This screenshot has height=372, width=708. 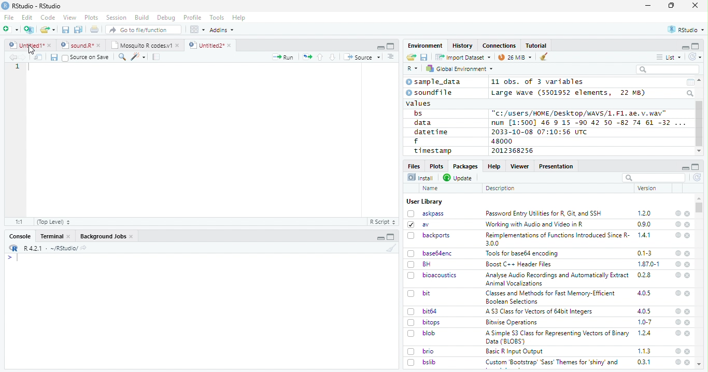 I want to click on 48000, so click(x=501, y=141).